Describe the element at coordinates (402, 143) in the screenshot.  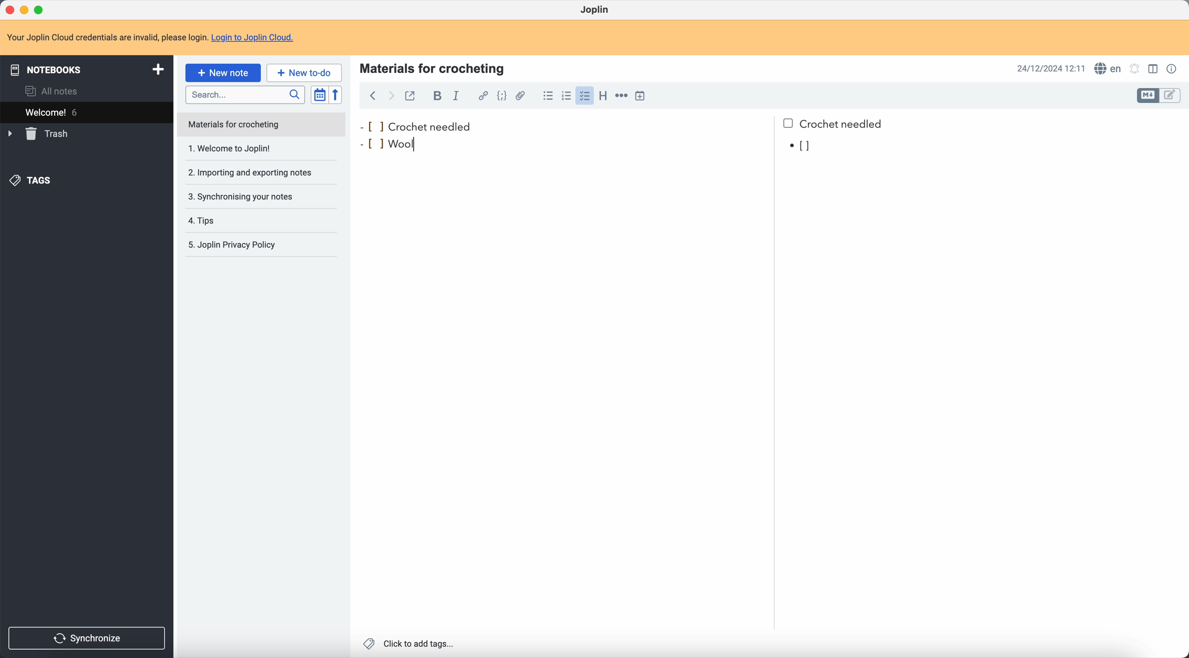
I see `wool` at that location.